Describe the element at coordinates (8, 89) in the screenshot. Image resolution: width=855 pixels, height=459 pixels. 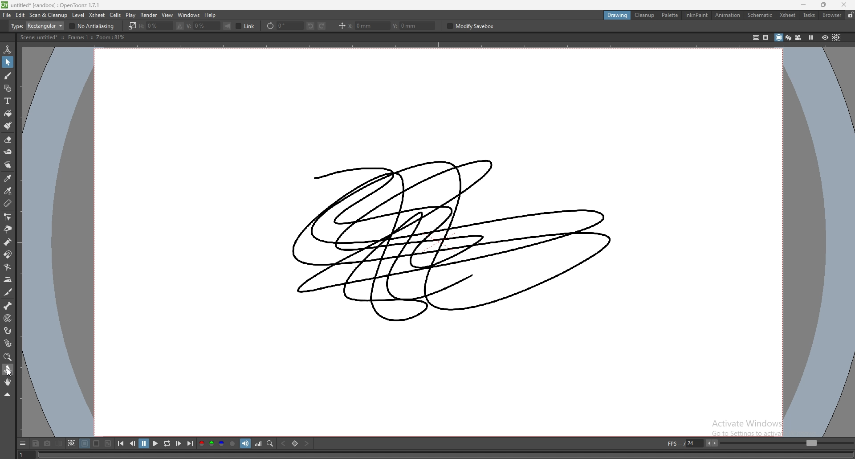
I see `shapes tool` at that location.